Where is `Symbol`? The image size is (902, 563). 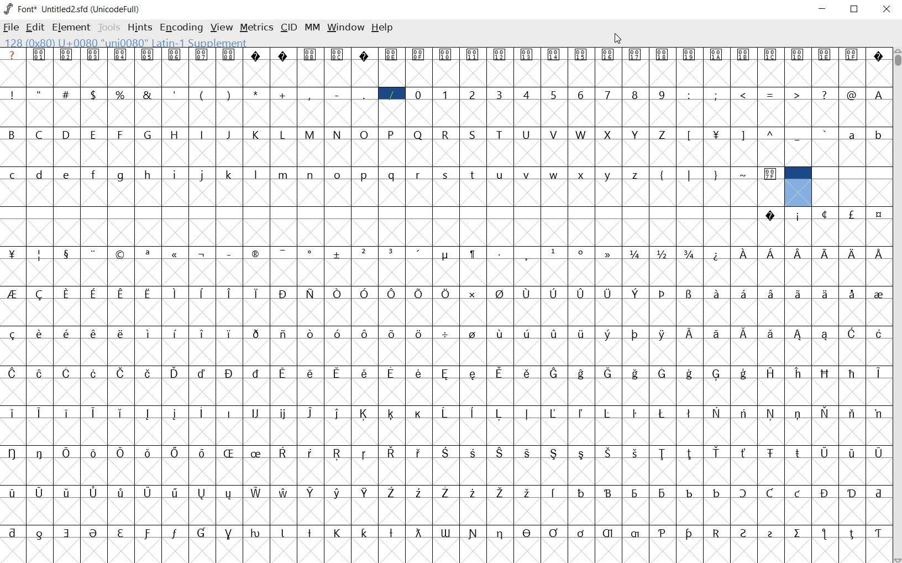
Symbol is located at coordinates (391, 531).